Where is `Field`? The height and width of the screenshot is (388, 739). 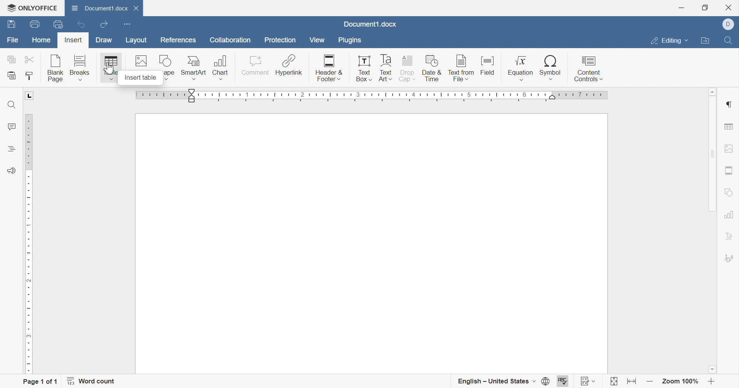
Field is located at coordinates (490, 67).